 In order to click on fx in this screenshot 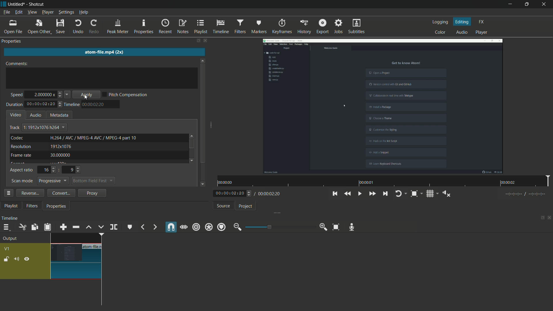, I will do `click(481, 22)`.